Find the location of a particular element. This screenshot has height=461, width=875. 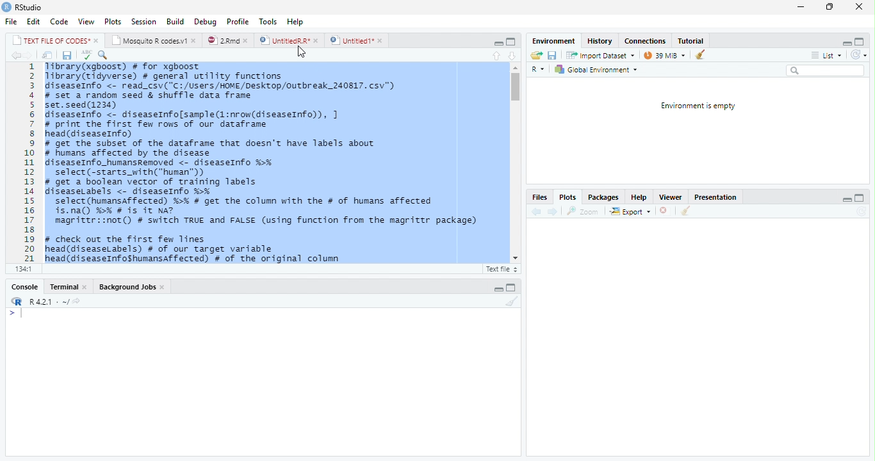

Previous is located at coordinates (15, 56).